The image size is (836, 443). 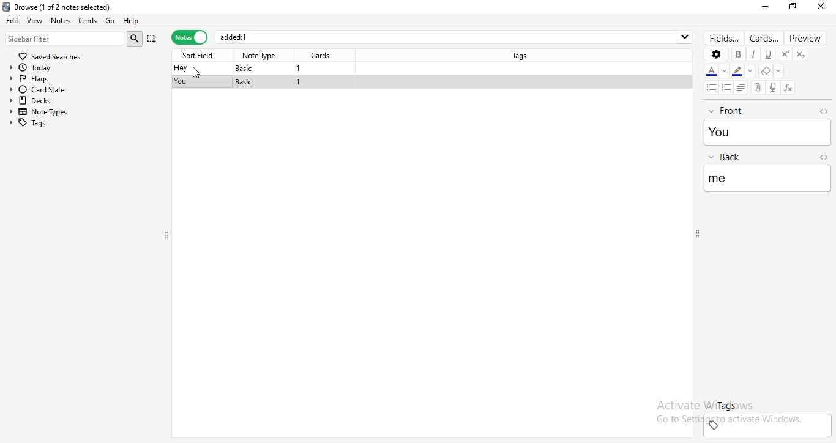 I want to click on cards, so click(x=766, y=39).